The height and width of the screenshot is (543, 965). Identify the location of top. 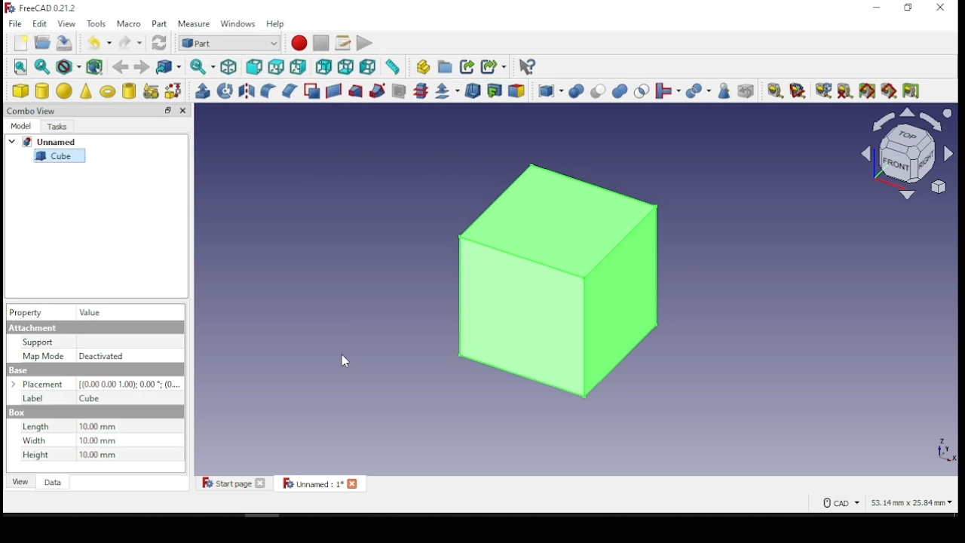
(278, 67).